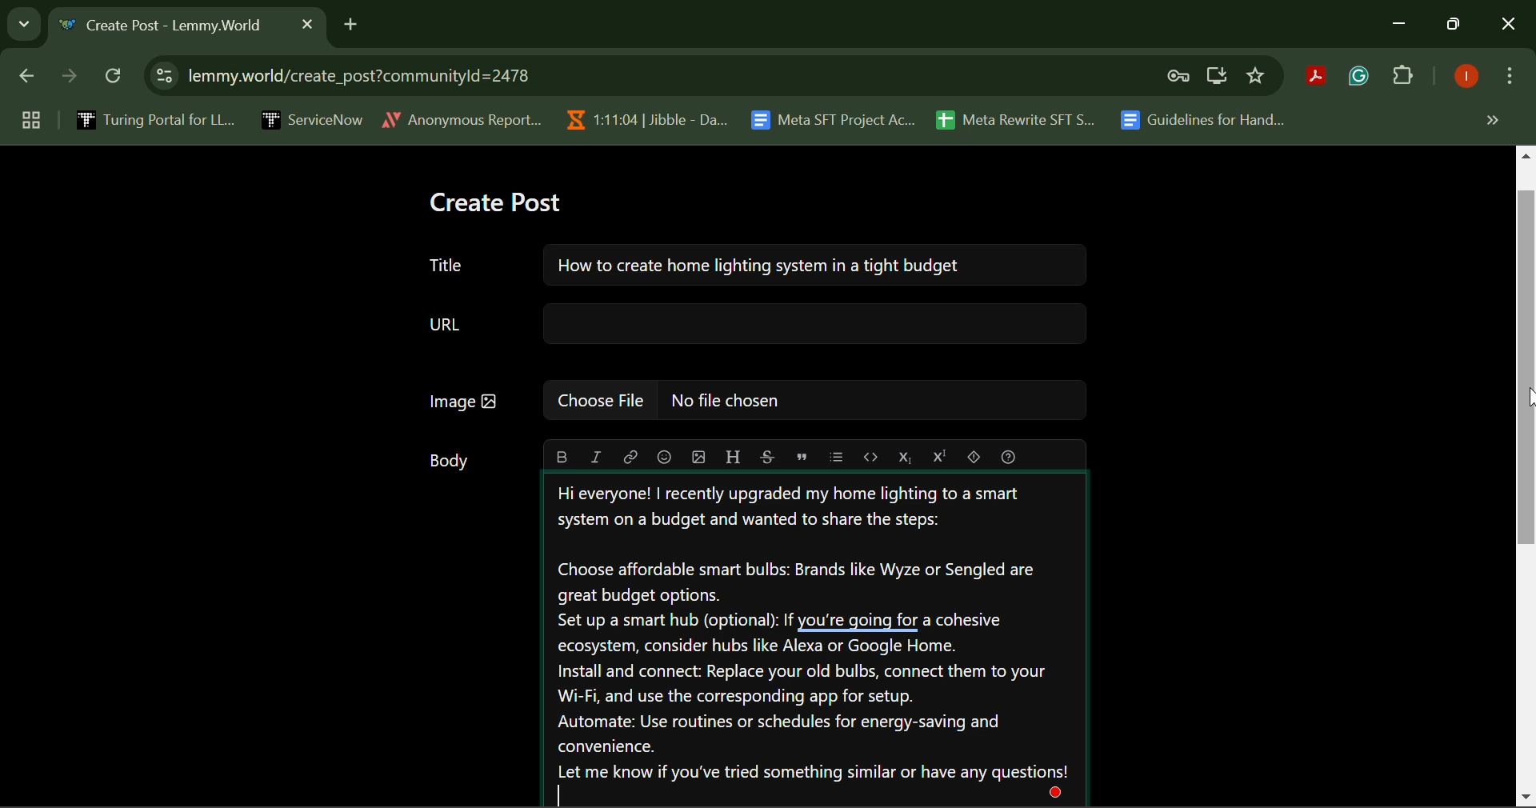  Describe the element at coordinates (1320, 78) in the screenshot. I see `Browser Extension` at that location.